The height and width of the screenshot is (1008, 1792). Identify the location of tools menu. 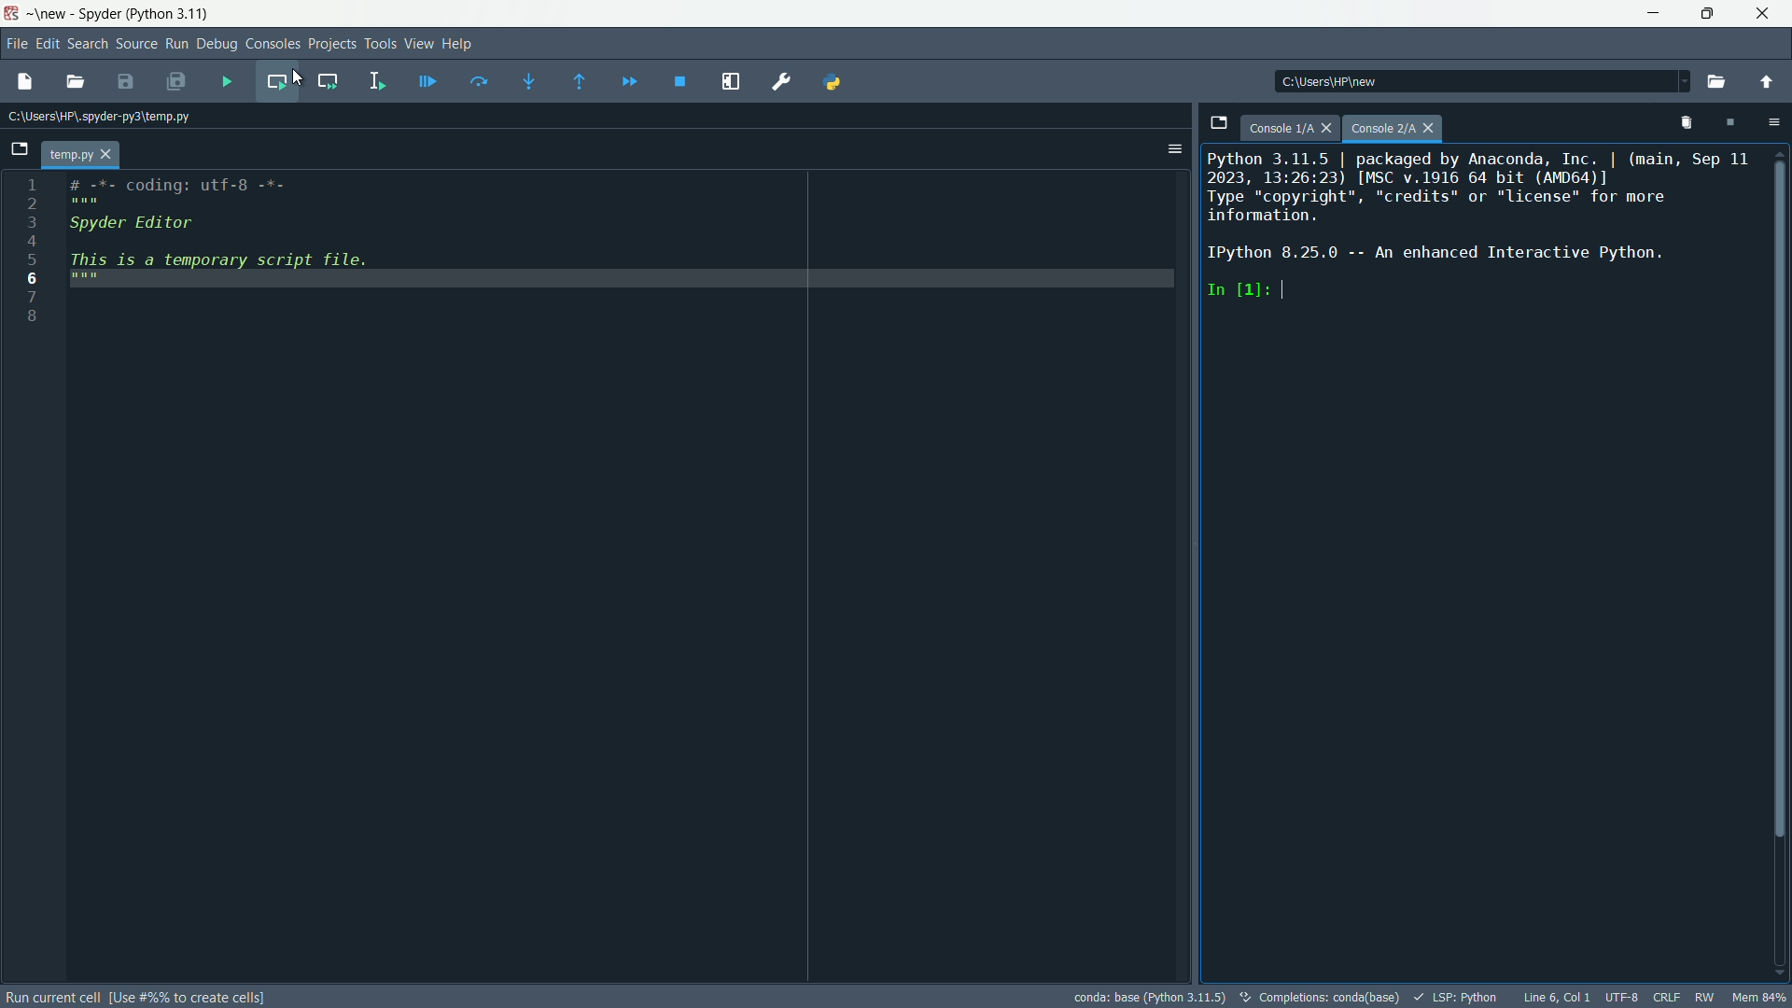
(381, 44).